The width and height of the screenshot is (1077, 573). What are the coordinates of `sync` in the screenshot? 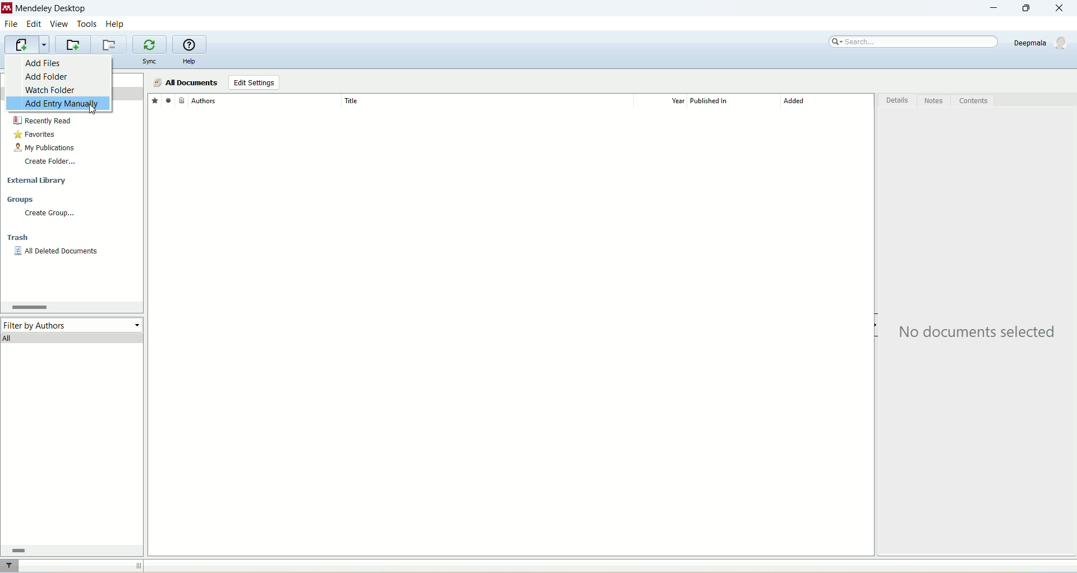 It's located at (151, 62).